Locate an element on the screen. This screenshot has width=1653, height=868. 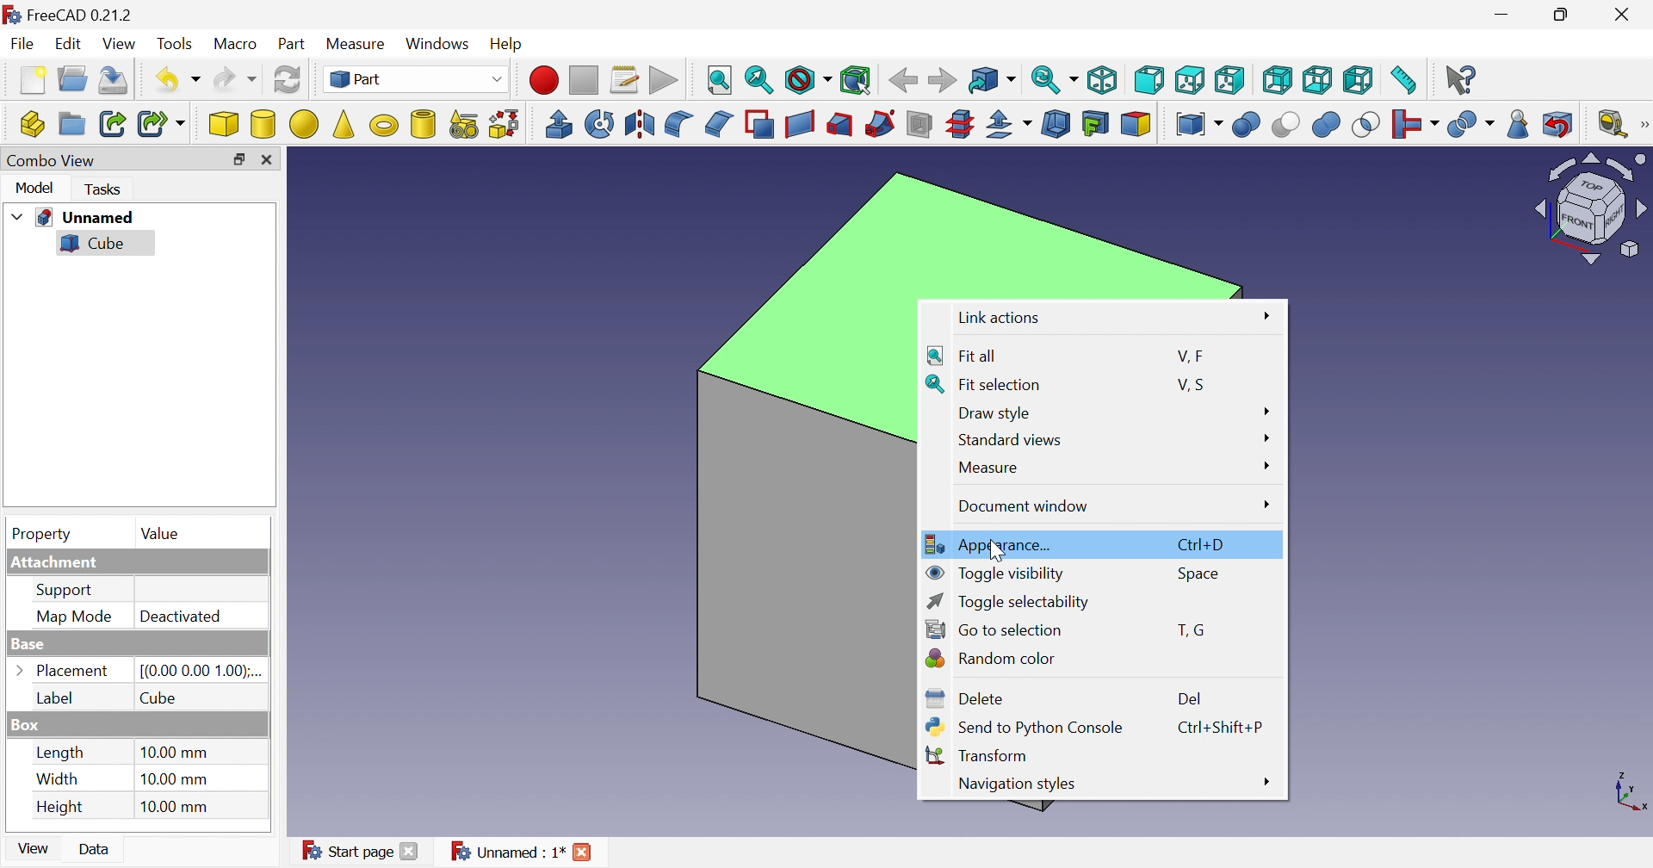
Help is located at coordinates (507, 45).